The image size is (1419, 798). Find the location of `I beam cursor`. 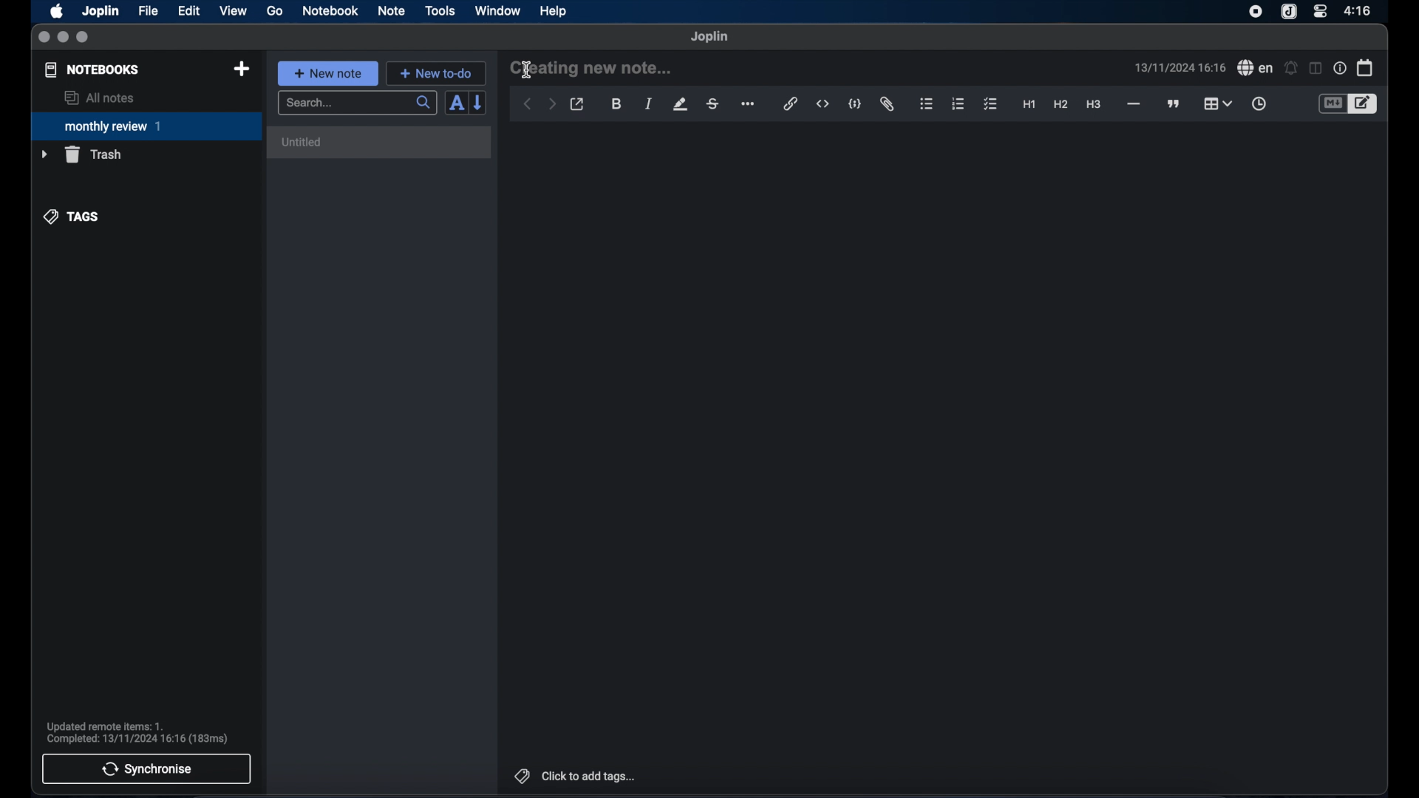

I beam cursor is located at coordinates (527, 69).